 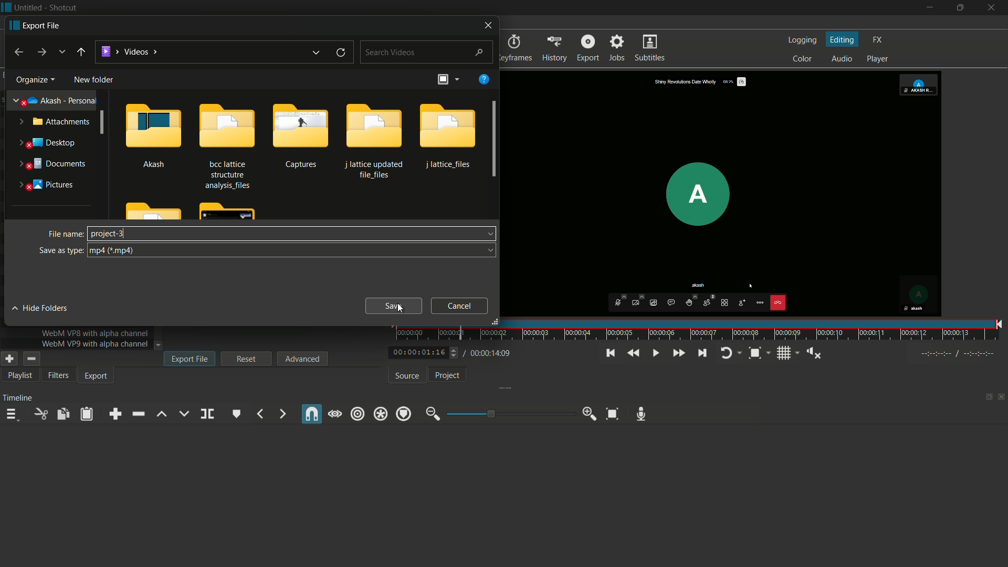 What do you see at coordinates (632, 353) in the screenshot?
I see `play quickly backward` at bounding box center [632, 353].